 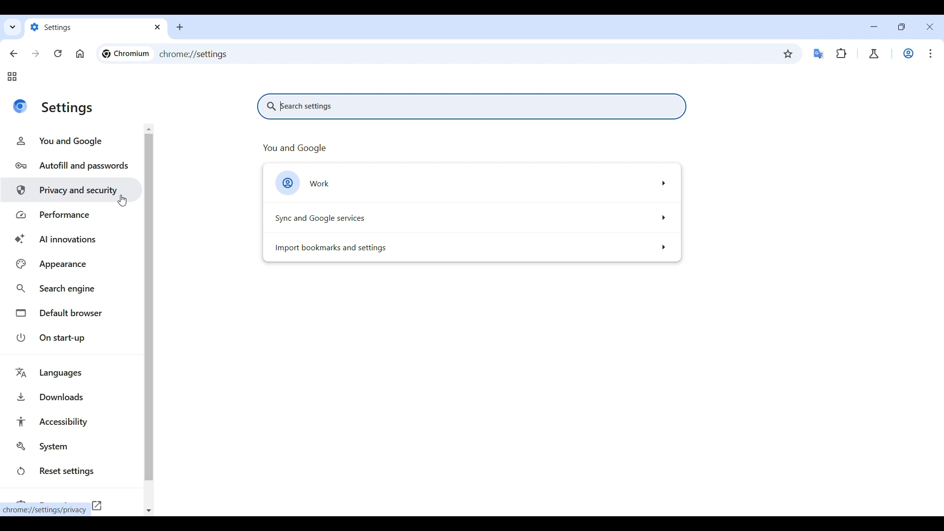 What do you see at coordinates (72, 215) in the screenshot?
I see `Performance` at bounding box center [72, 215].